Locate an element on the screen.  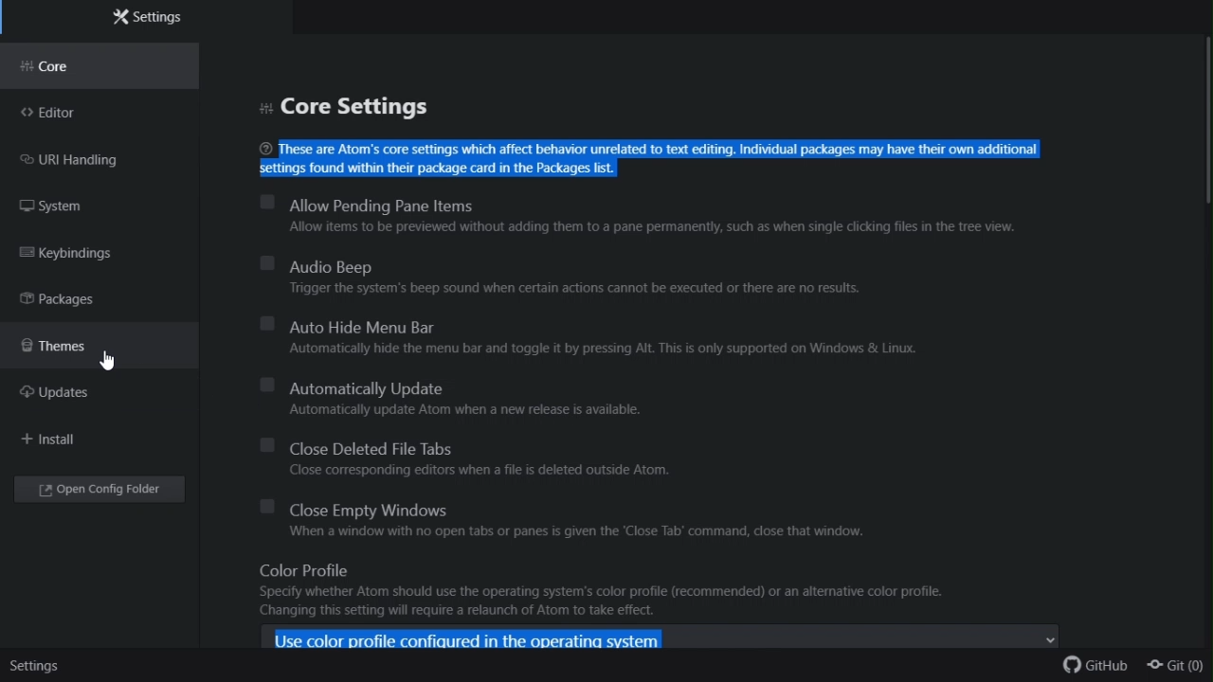
These are Atom’s core settings which affect behavior unrelated to text editing. Individual packages may have their own additional settings found within their package card in the Packages list. is located at coordinates (646, 157).